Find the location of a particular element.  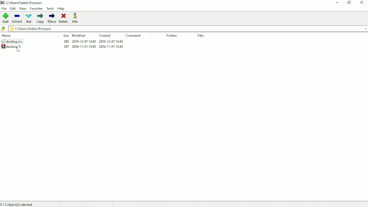

 2008-11-21 1243 is located at coordinates (83, 47).